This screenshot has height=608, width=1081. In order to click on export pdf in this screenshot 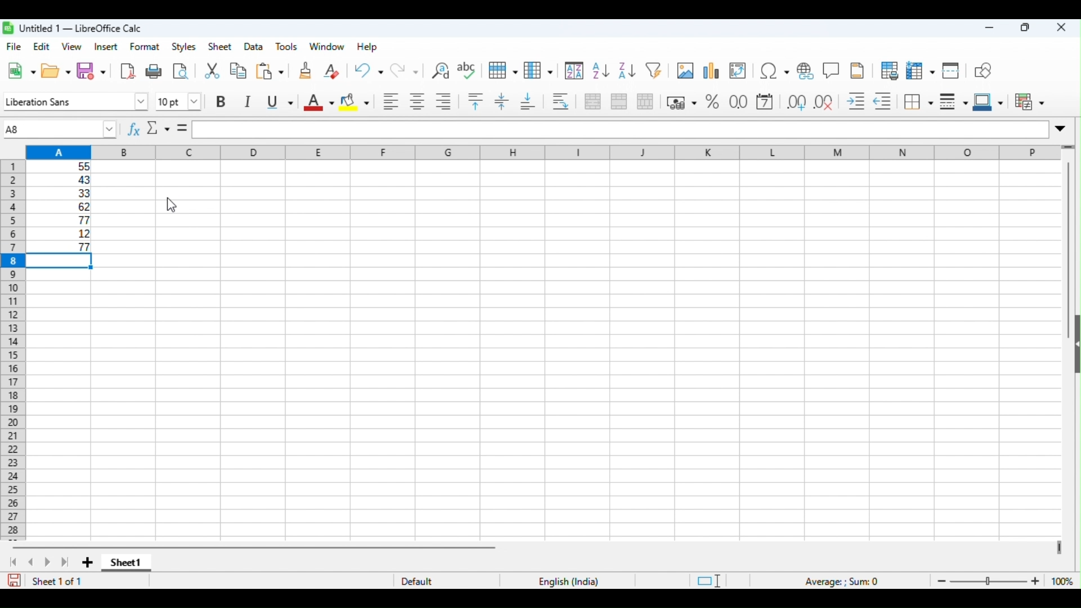, I will do `click(126, 71)`.